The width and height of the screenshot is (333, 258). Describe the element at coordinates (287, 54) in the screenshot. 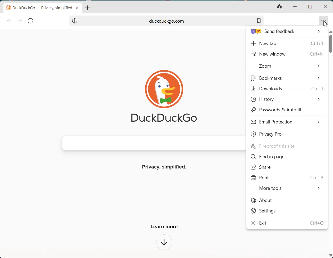

I see `New window` at that location.